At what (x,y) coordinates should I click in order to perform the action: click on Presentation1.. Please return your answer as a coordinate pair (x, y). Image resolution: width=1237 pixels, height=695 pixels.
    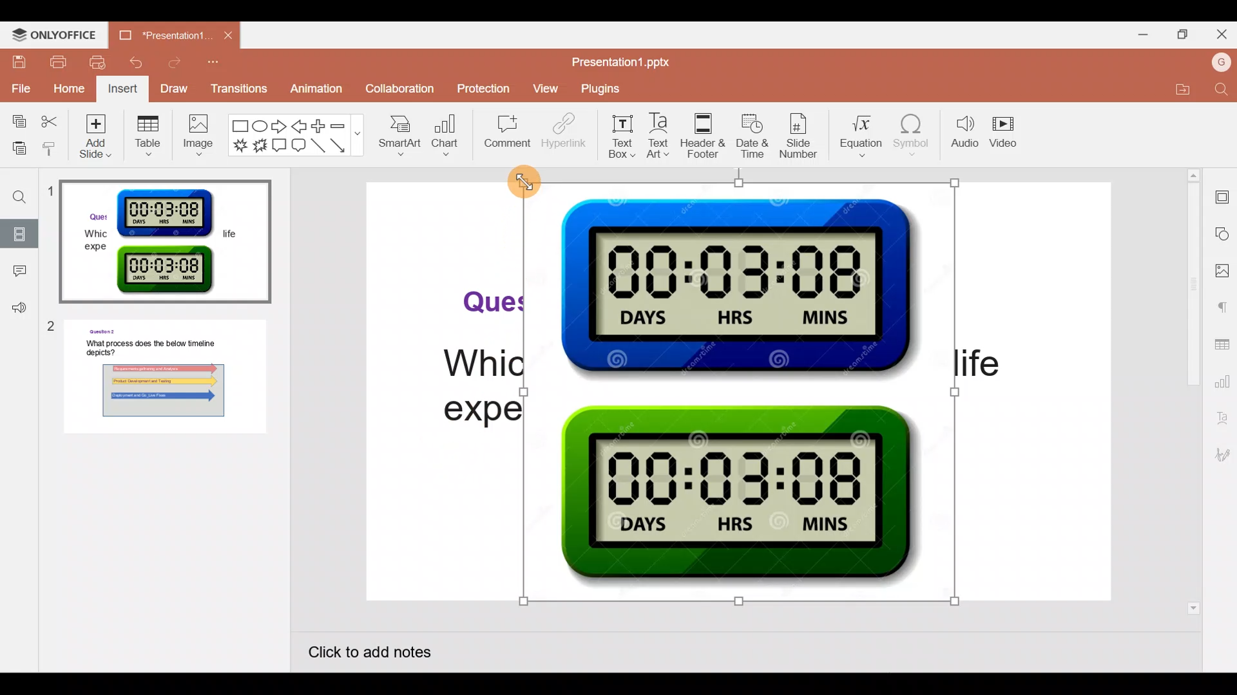
    Looking at the image, I should click on (166, 33).